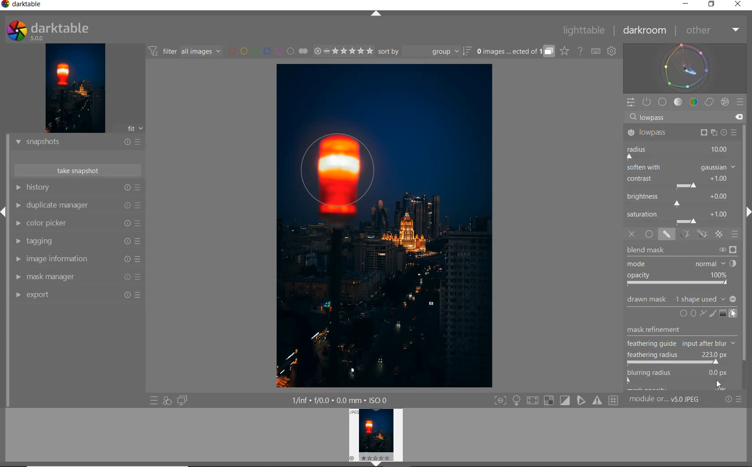 Image resolution: width=752 pixels, height=467 pixels. I want to click on COLOR, so click(693, 102).